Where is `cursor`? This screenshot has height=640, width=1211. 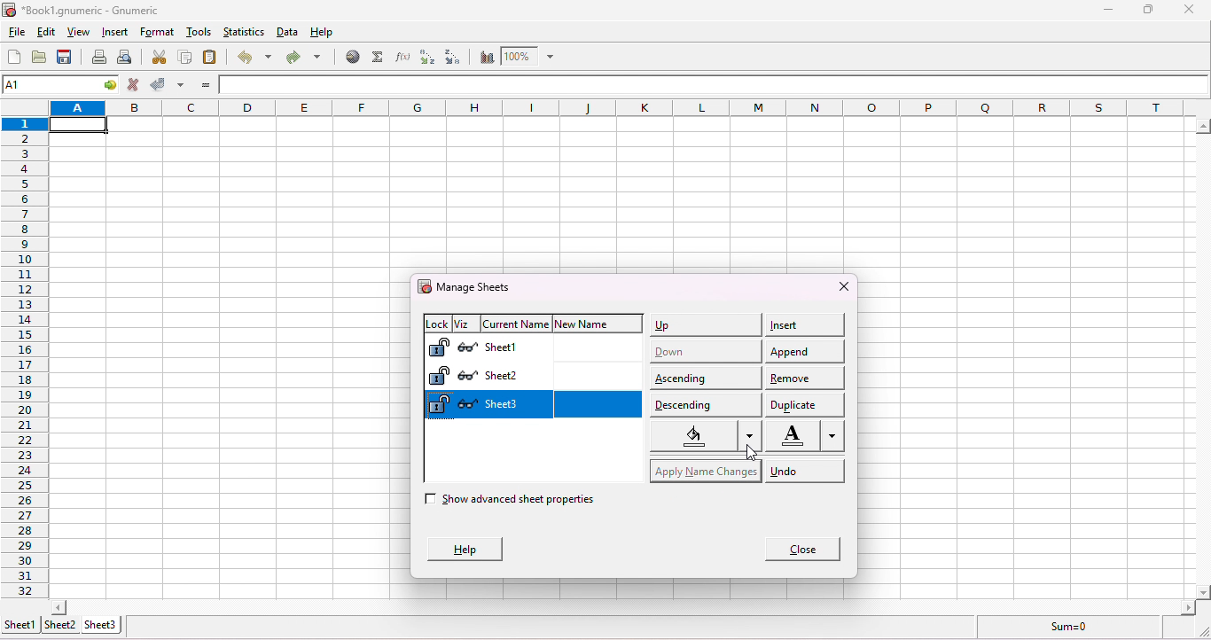 cursor is located at coordinates (744, 440).